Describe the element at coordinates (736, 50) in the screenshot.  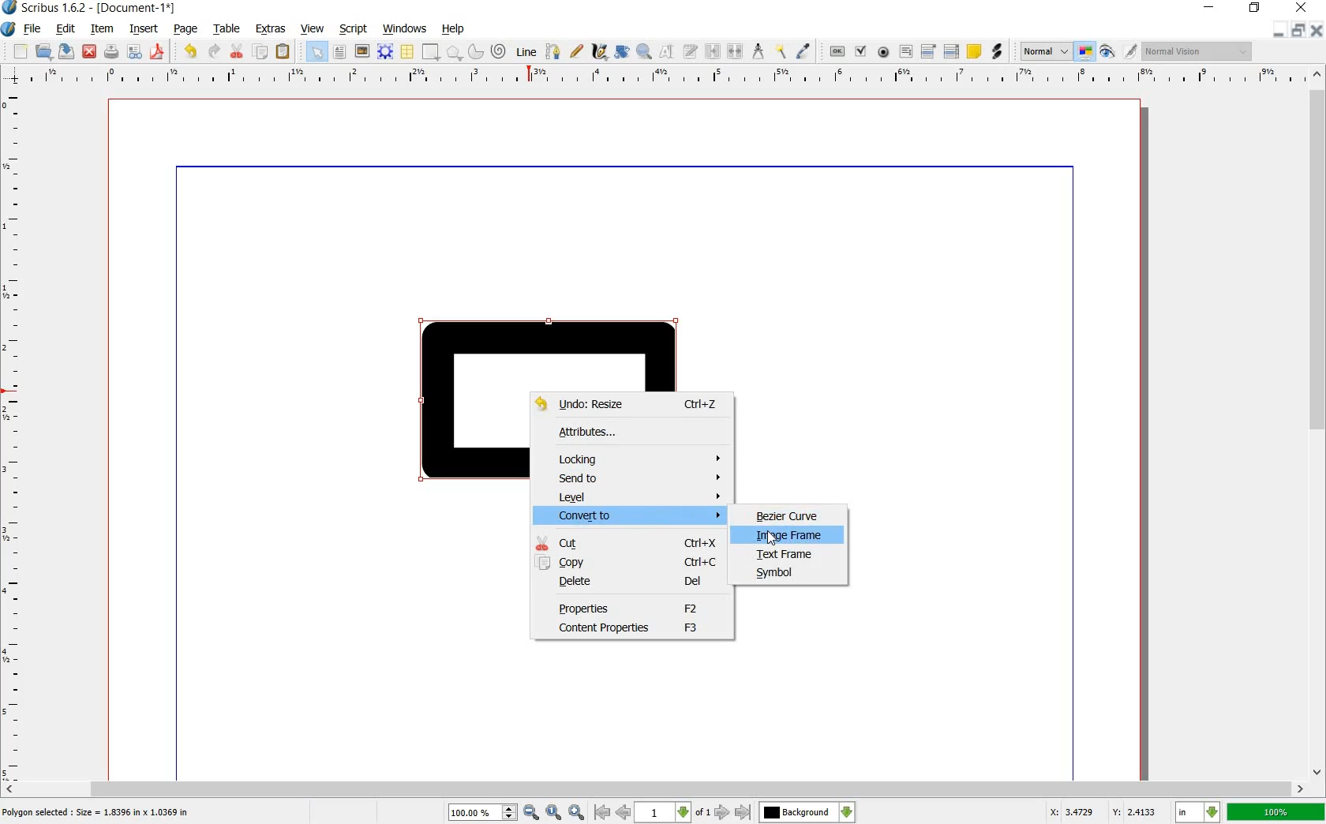
I see `unlink text frames` at that location.